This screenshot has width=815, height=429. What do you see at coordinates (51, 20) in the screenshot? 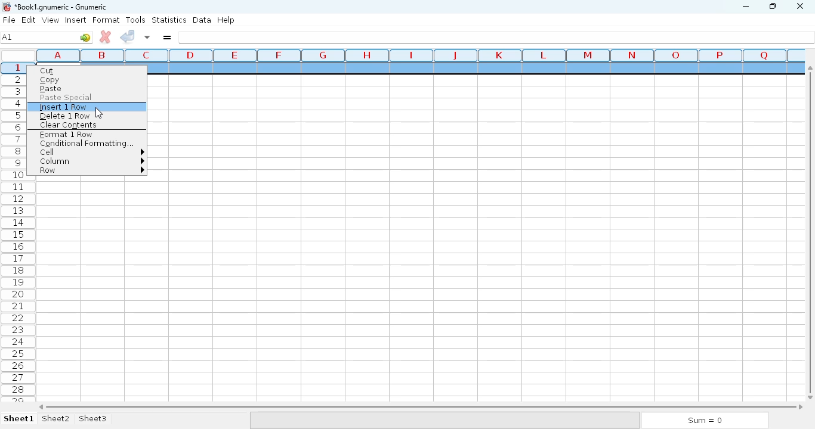
I see `view` at bounding box center [51, 20].